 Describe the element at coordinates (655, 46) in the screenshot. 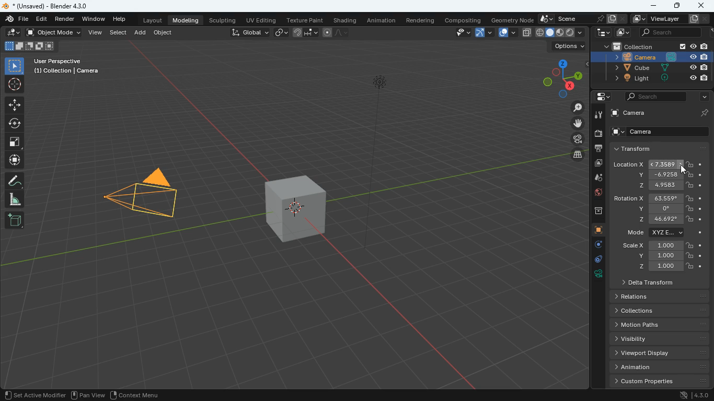

I see `collection` at that location.